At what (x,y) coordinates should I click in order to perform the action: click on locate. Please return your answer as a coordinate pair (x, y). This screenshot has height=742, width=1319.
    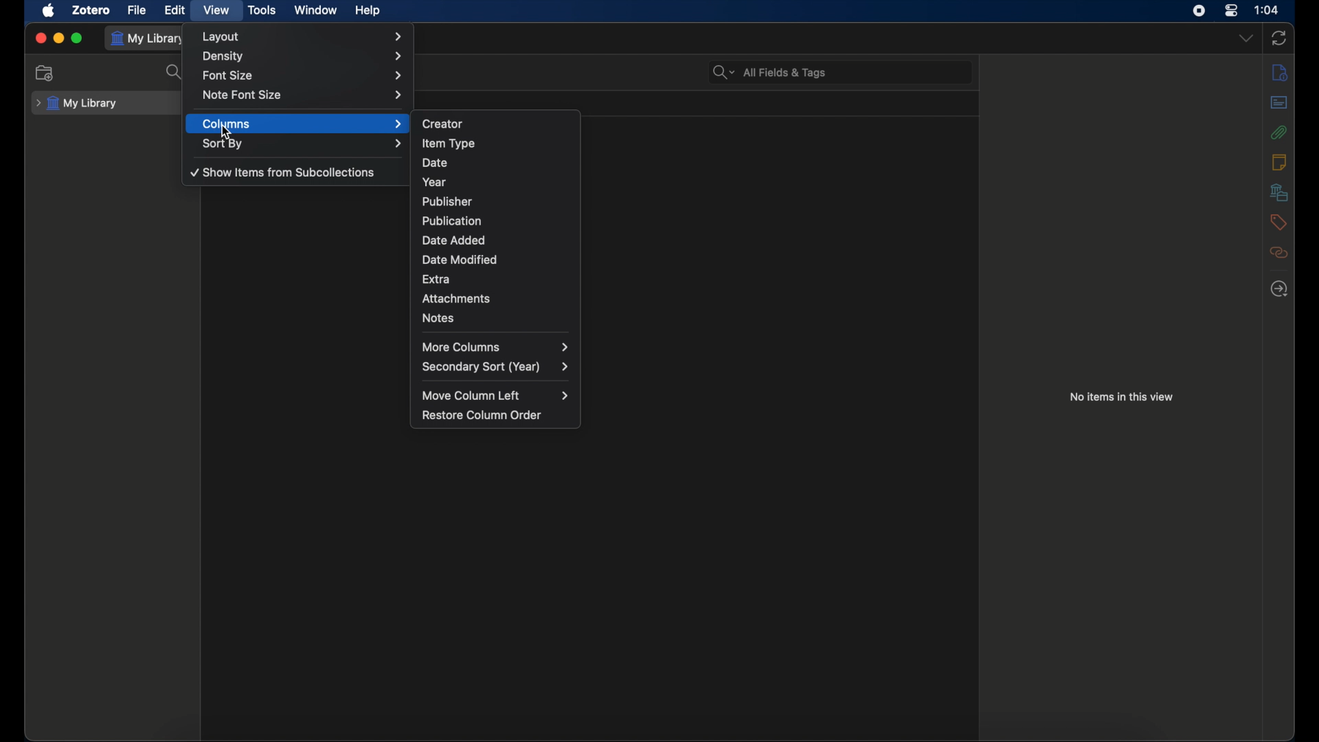
    Looking at the image, I should click on (1279, 289).